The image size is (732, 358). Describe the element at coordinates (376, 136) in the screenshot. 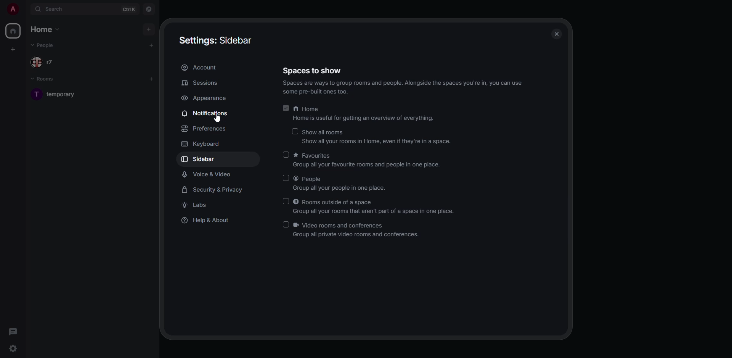

I see `show all rooms` at that location.